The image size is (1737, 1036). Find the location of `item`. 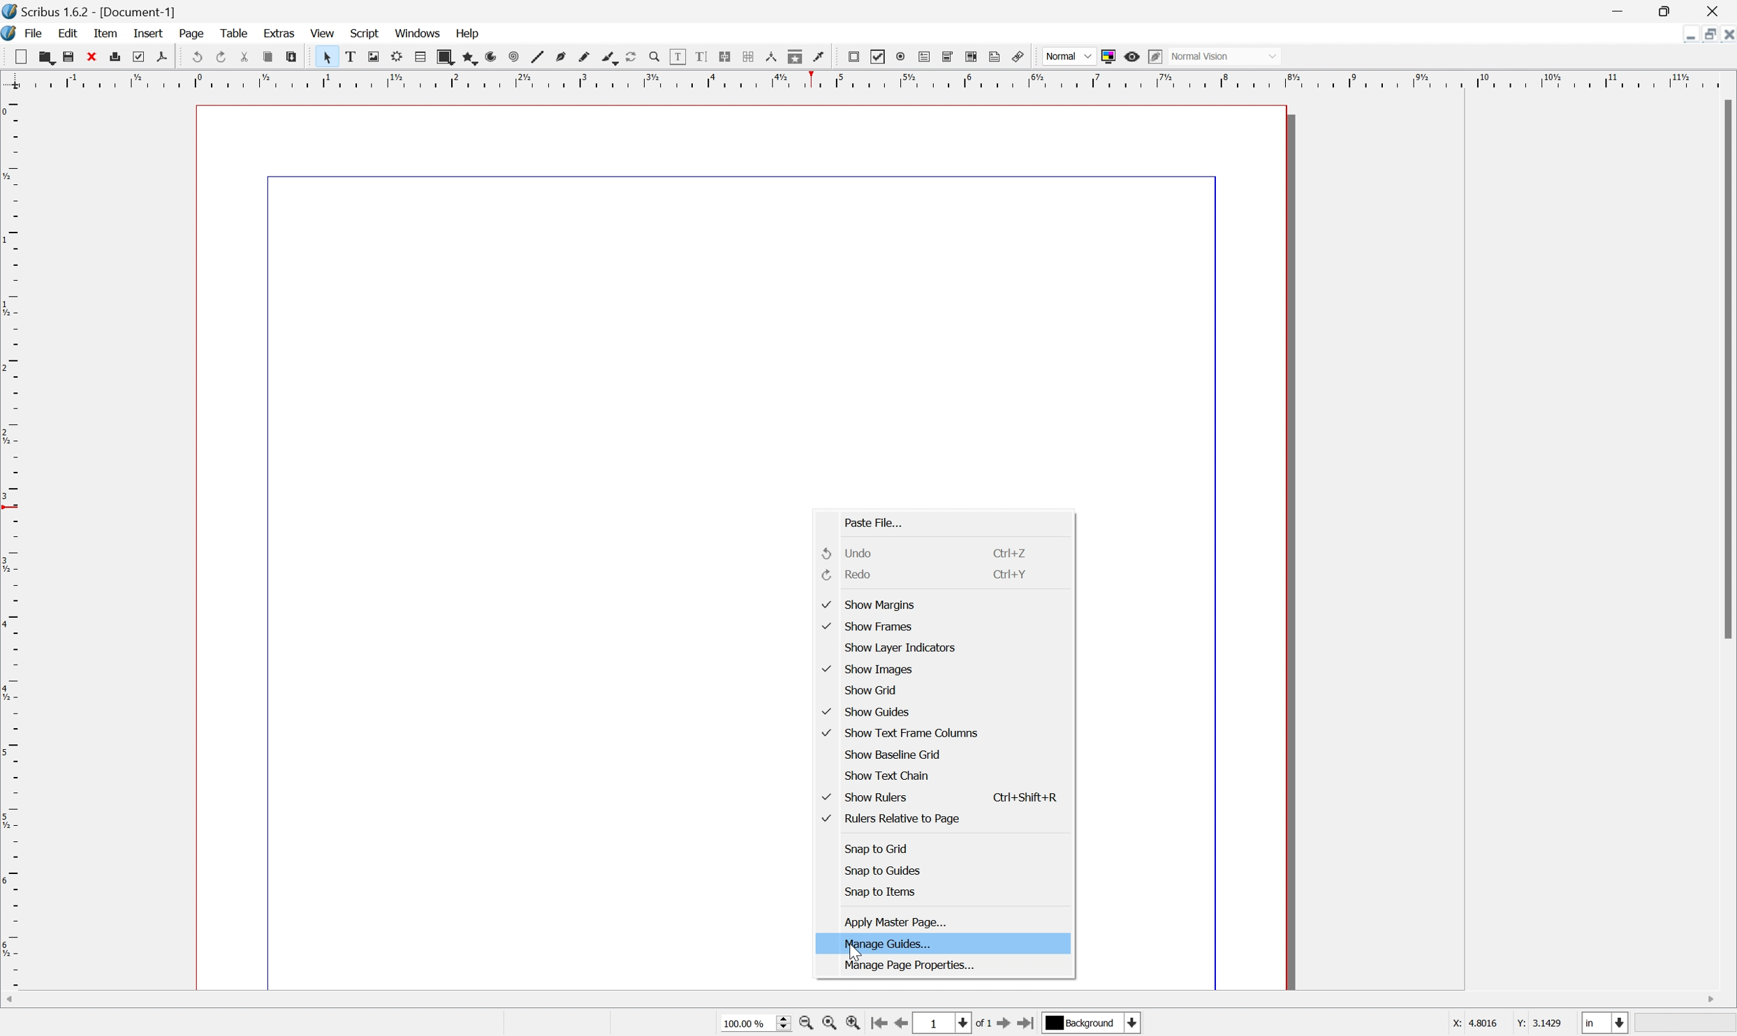

item is located at coordinates (104, 34).